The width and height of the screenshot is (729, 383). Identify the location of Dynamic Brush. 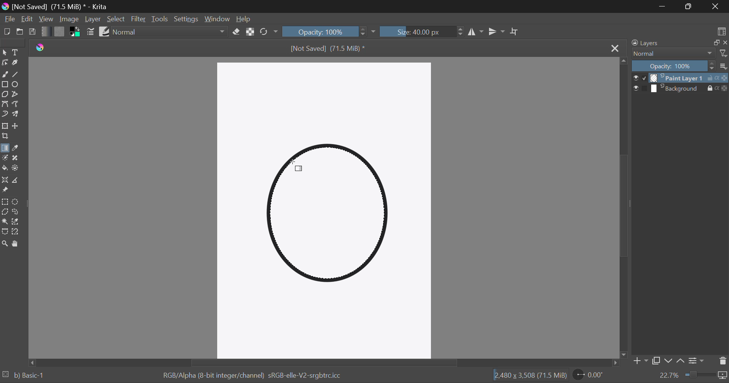
(5, 115).